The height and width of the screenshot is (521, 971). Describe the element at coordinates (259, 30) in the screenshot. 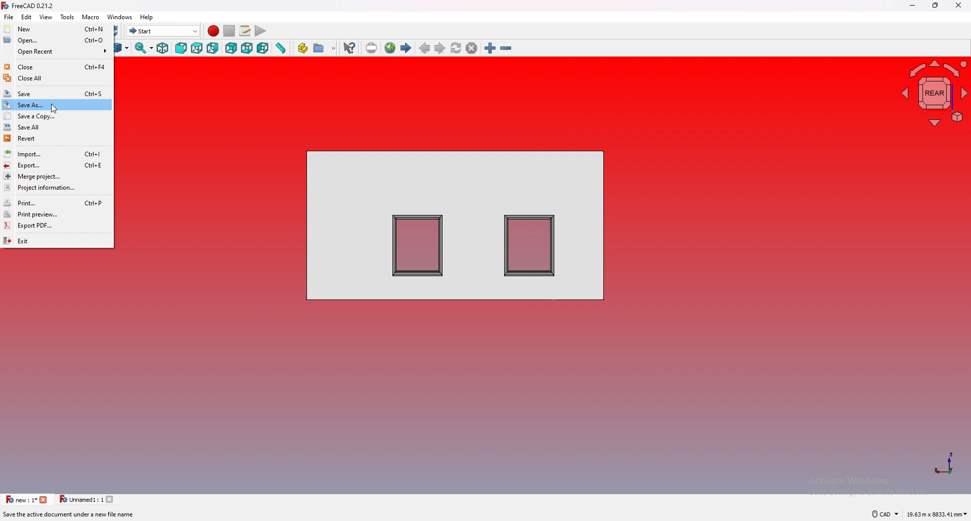

I see `execute macro` at that location.